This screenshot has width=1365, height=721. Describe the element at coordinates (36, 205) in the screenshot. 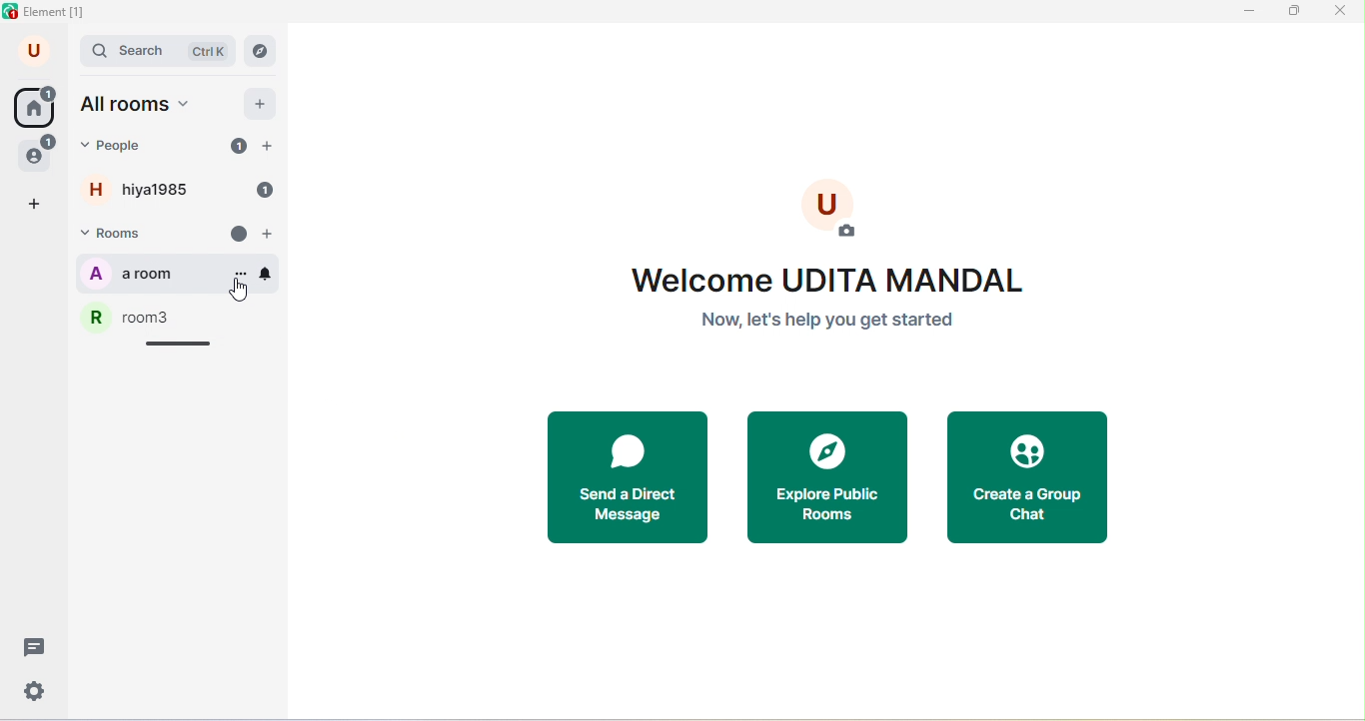

I see `add space` at that location.